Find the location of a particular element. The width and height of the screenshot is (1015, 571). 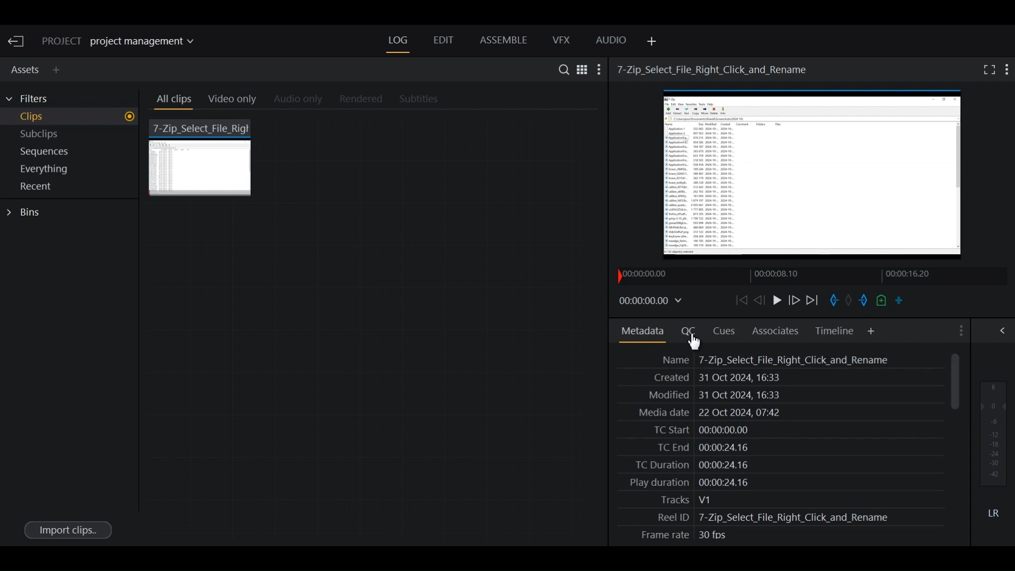

Timeline is located at coordinates (835, 331).